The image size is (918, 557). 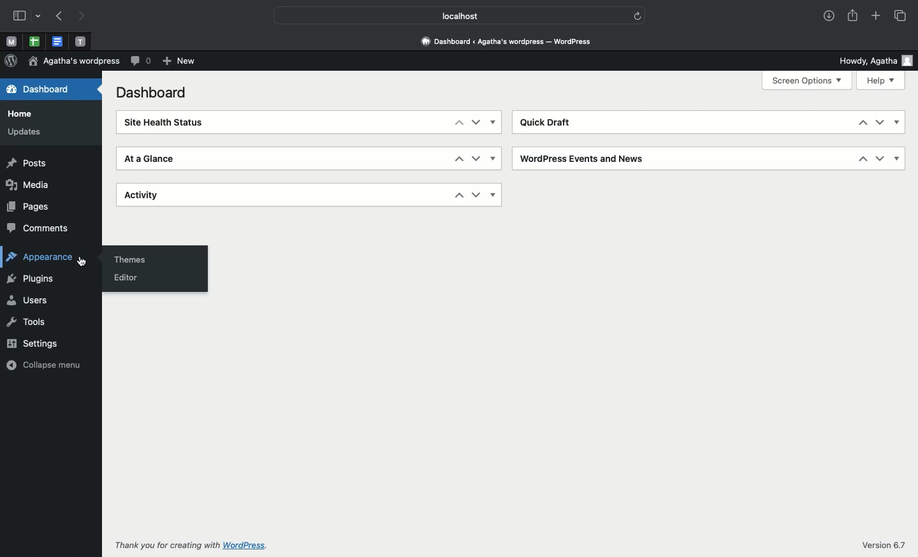 What do you see at coordinates (878, 122) in the screenshot?
I see `Down` at bounding box center [878, 122].